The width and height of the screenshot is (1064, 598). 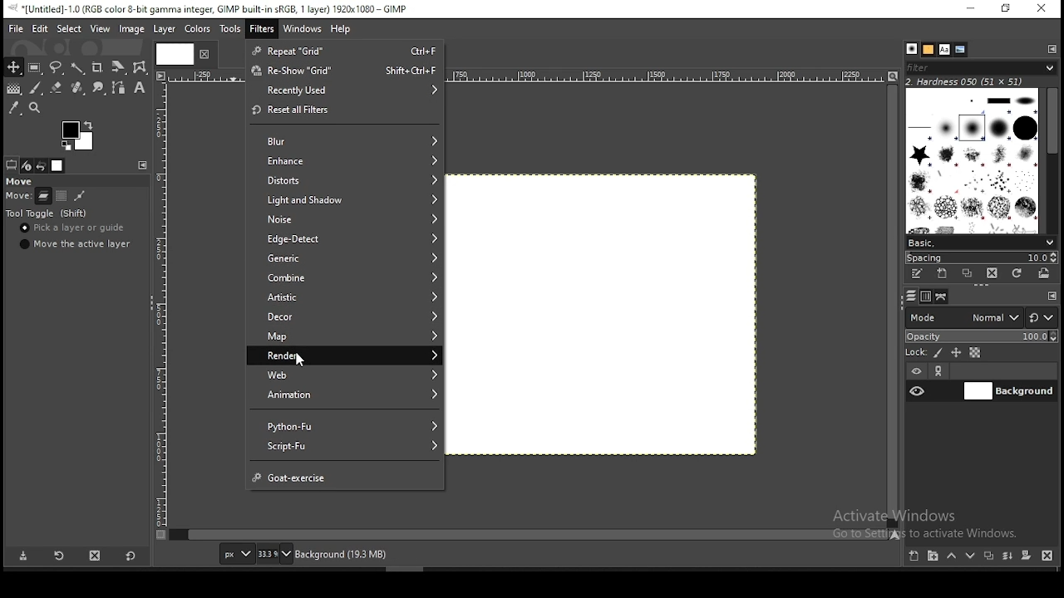 What do you see at coordinates (42, 166) in the screenshot?
I see `undo history` at bounding box center [42, 166].